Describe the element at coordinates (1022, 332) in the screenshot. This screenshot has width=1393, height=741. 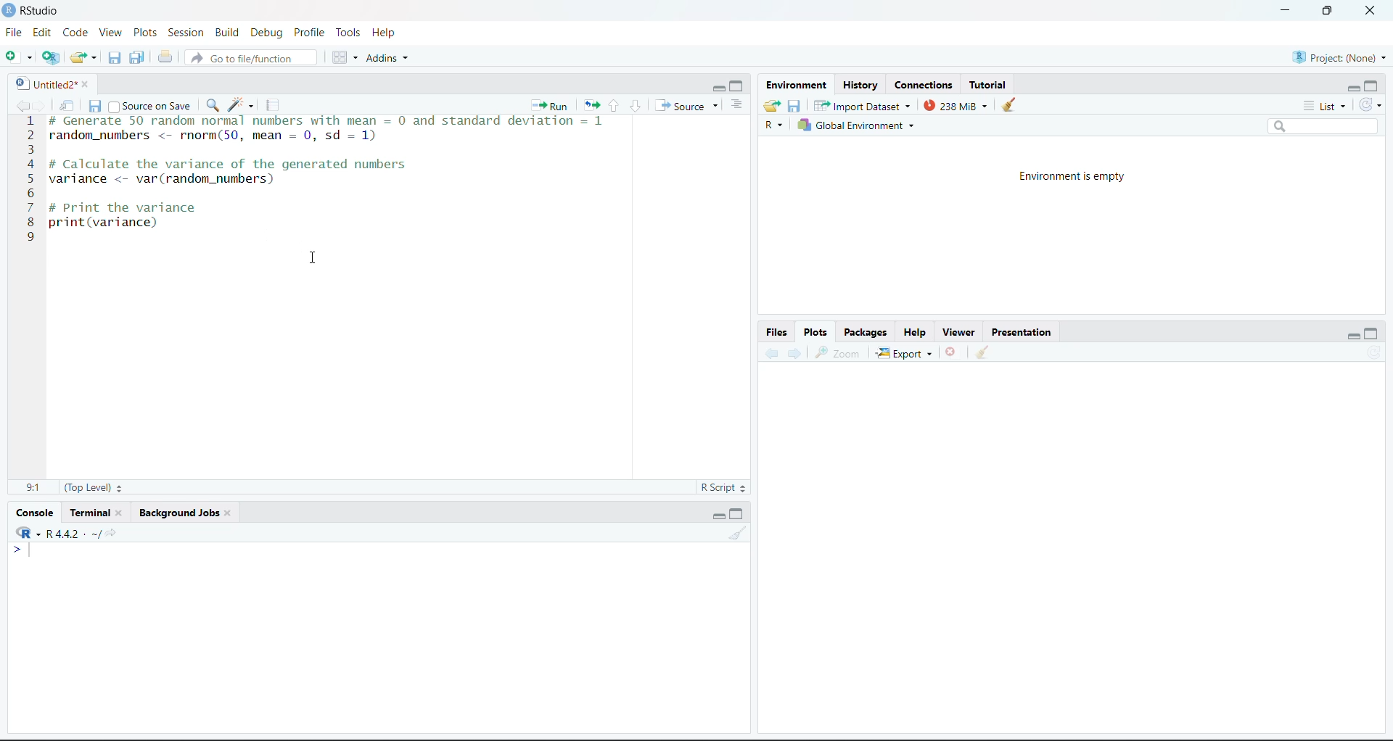
I see `Presentation` at that location.